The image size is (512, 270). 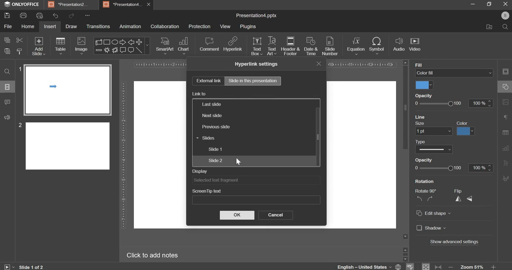 What do you see at coordinates (423, 96) in the screenshot?
I see `Opacity` at bounding box center [423, 96].